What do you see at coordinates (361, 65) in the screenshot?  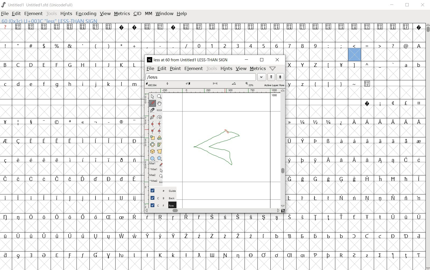 I see `sumbols` at bounding box center [361, 65].